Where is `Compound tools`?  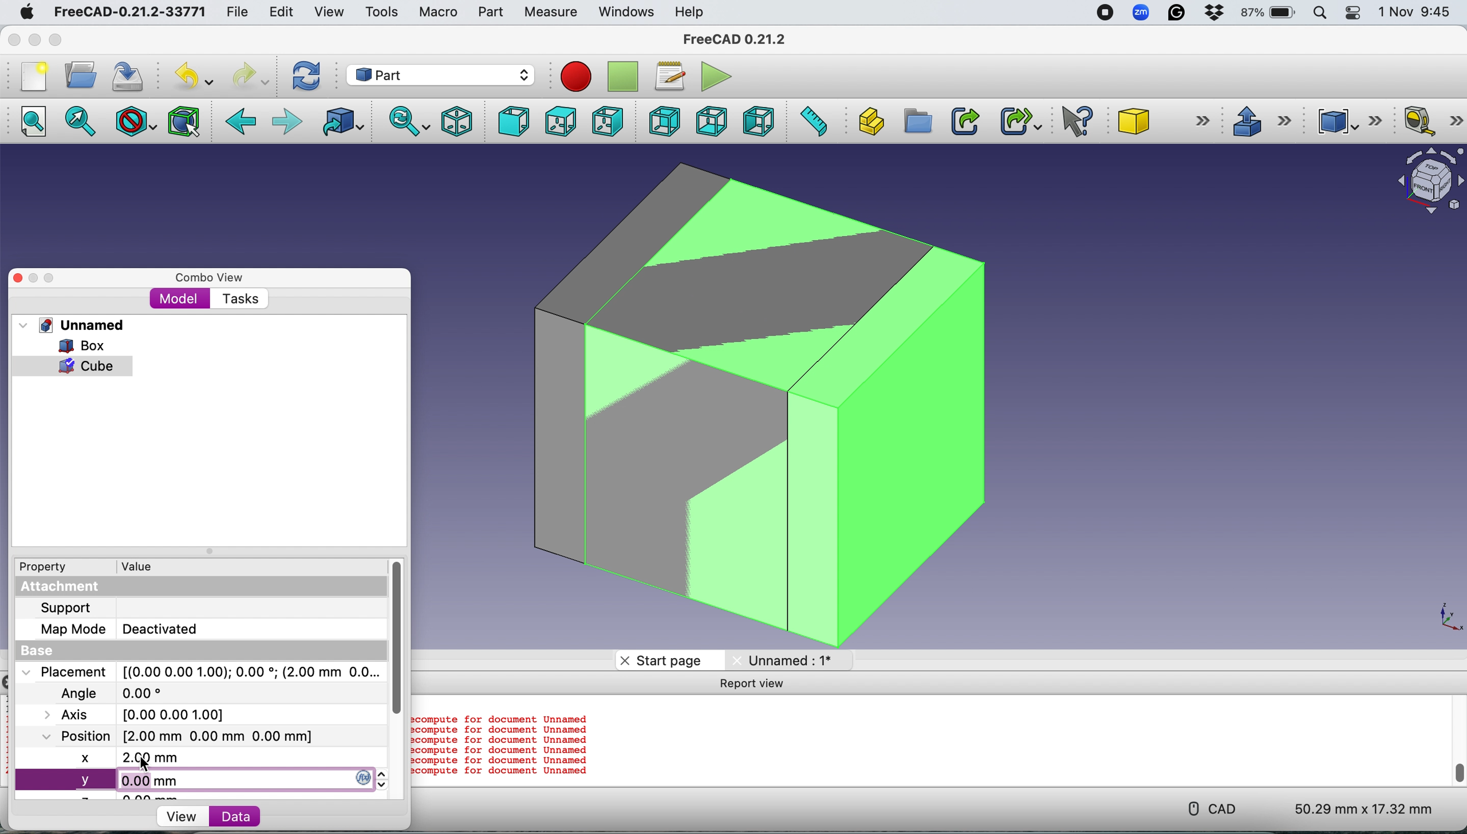
Compound tools is located at coordinates (1346, 121).